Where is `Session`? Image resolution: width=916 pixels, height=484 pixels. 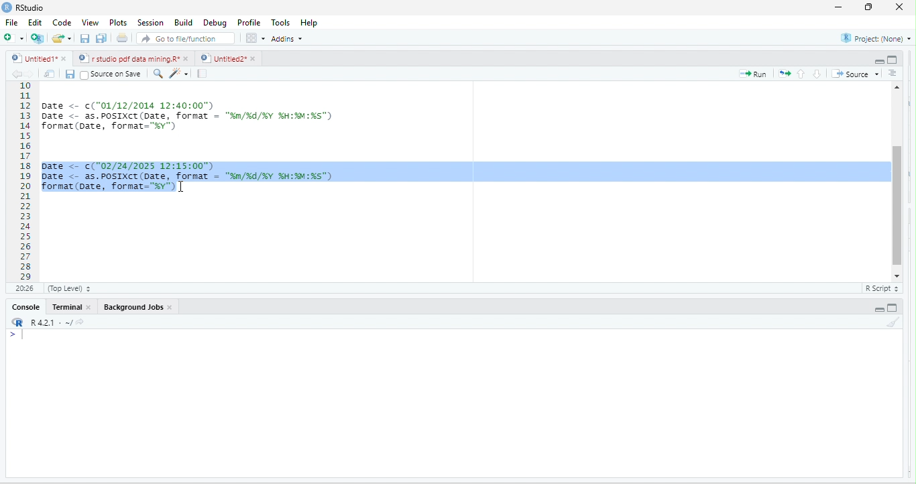 Session is located at coordinates (149, 23).